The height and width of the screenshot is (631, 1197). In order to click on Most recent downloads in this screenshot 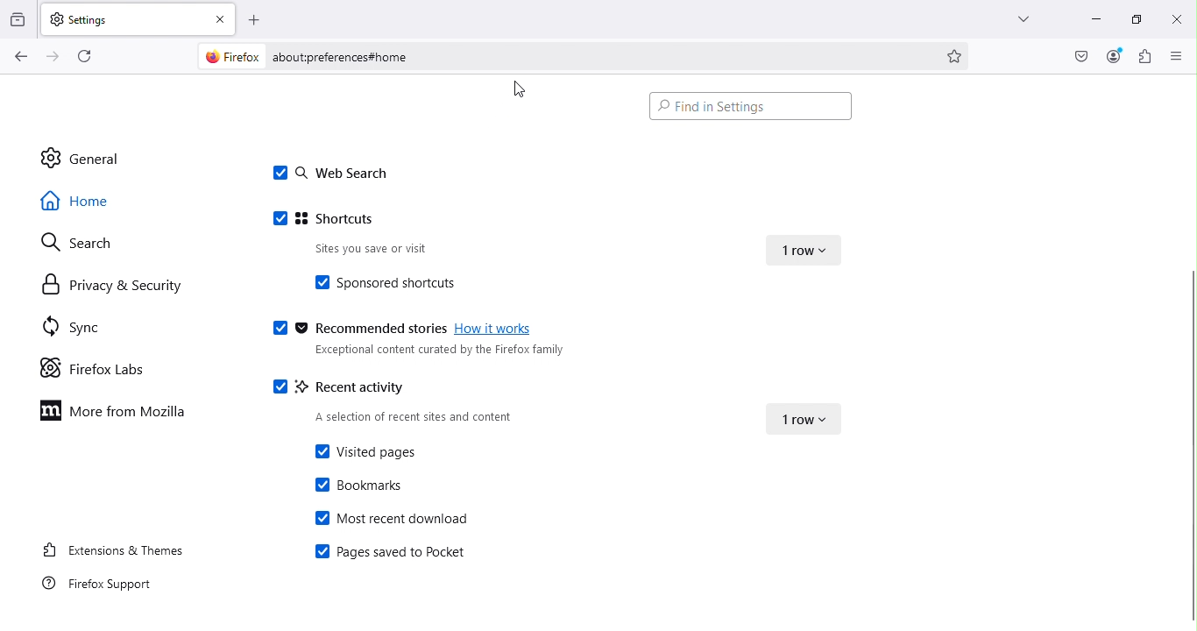, I will do `click(394, 517)`.